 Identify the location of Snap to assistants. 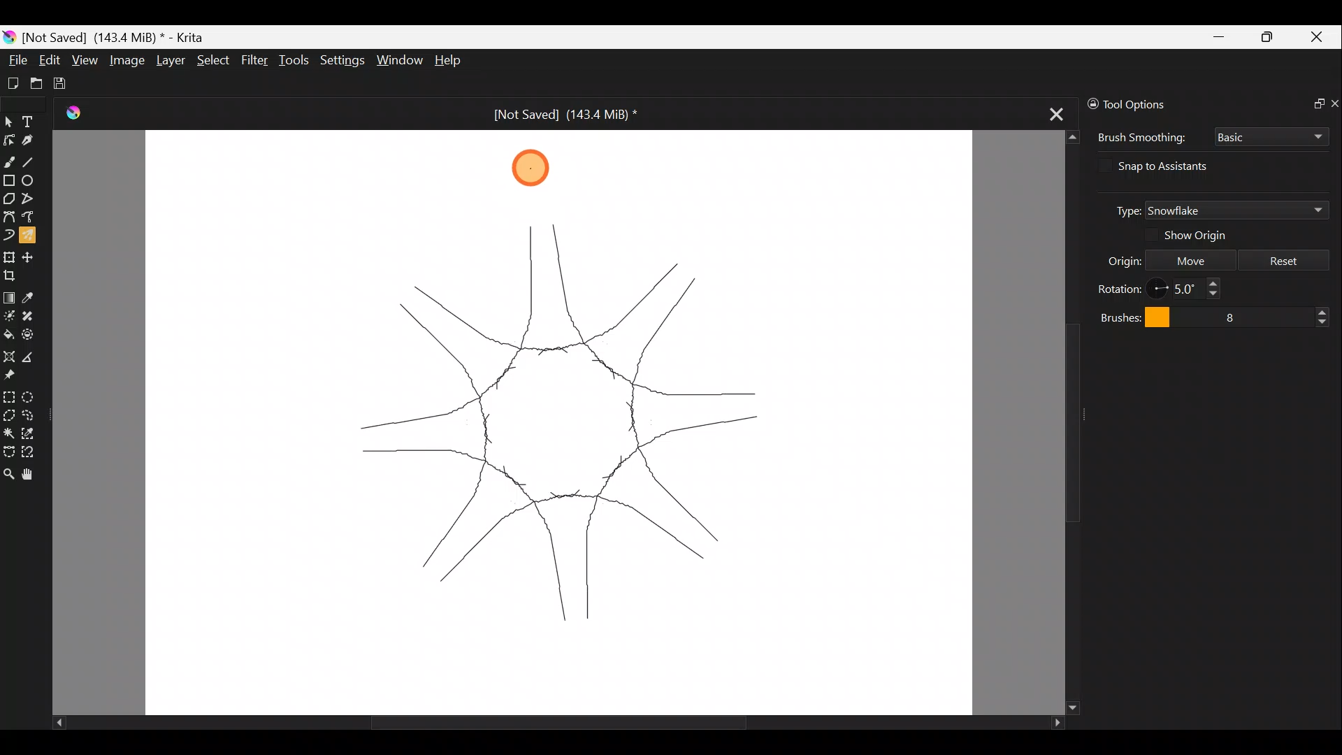
(1175, 166).